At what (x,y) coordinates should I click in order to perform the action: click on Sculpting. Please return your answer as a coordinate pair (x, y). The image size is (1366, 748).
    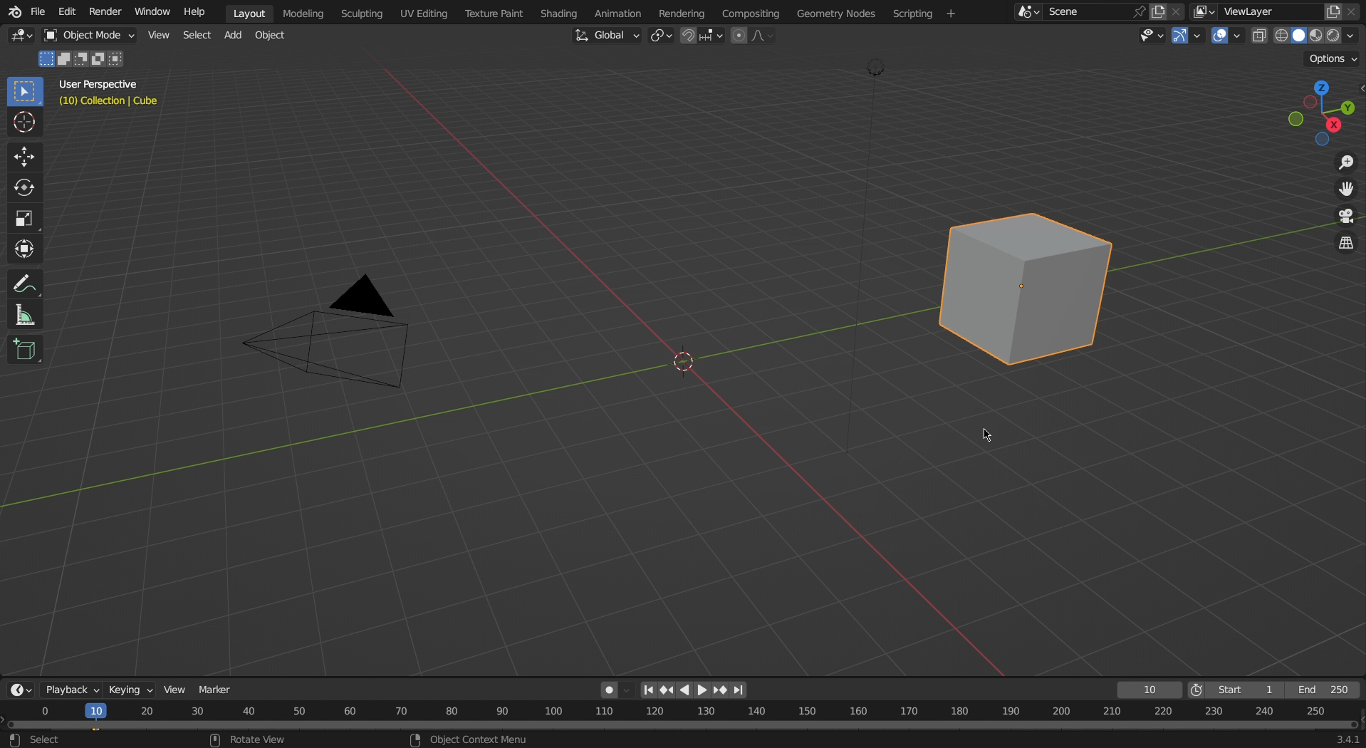
    Looking at the image, I should click on (362, 12).